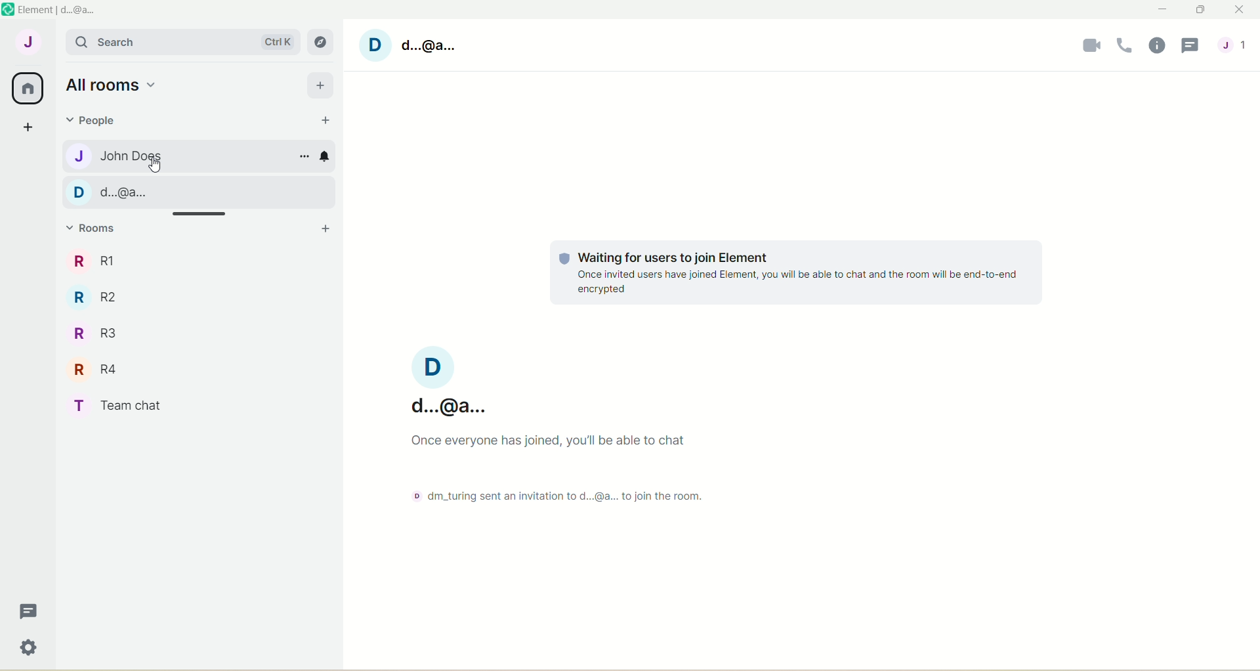 This screenshot has height=671, width=1260. Describe the element at coordinates (102, 370) in the screenshot. I see `R R4` at that location.